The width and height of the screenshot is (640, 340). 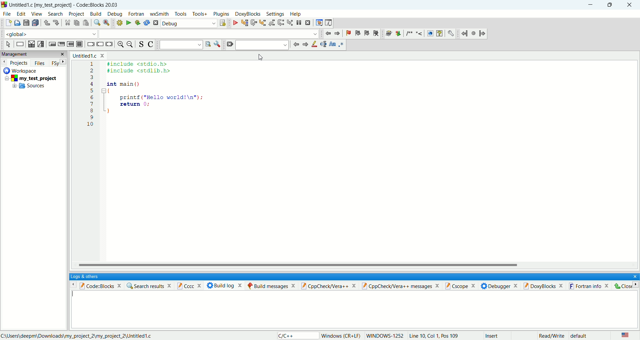 I want to click on Projects, so click(x=15, y=62).